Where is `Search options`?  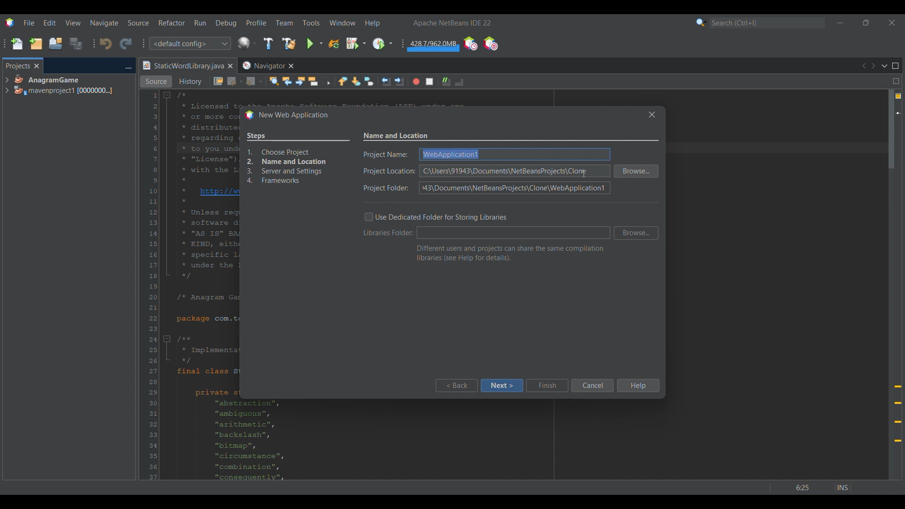
Search options is located at coordinates (701, 22).